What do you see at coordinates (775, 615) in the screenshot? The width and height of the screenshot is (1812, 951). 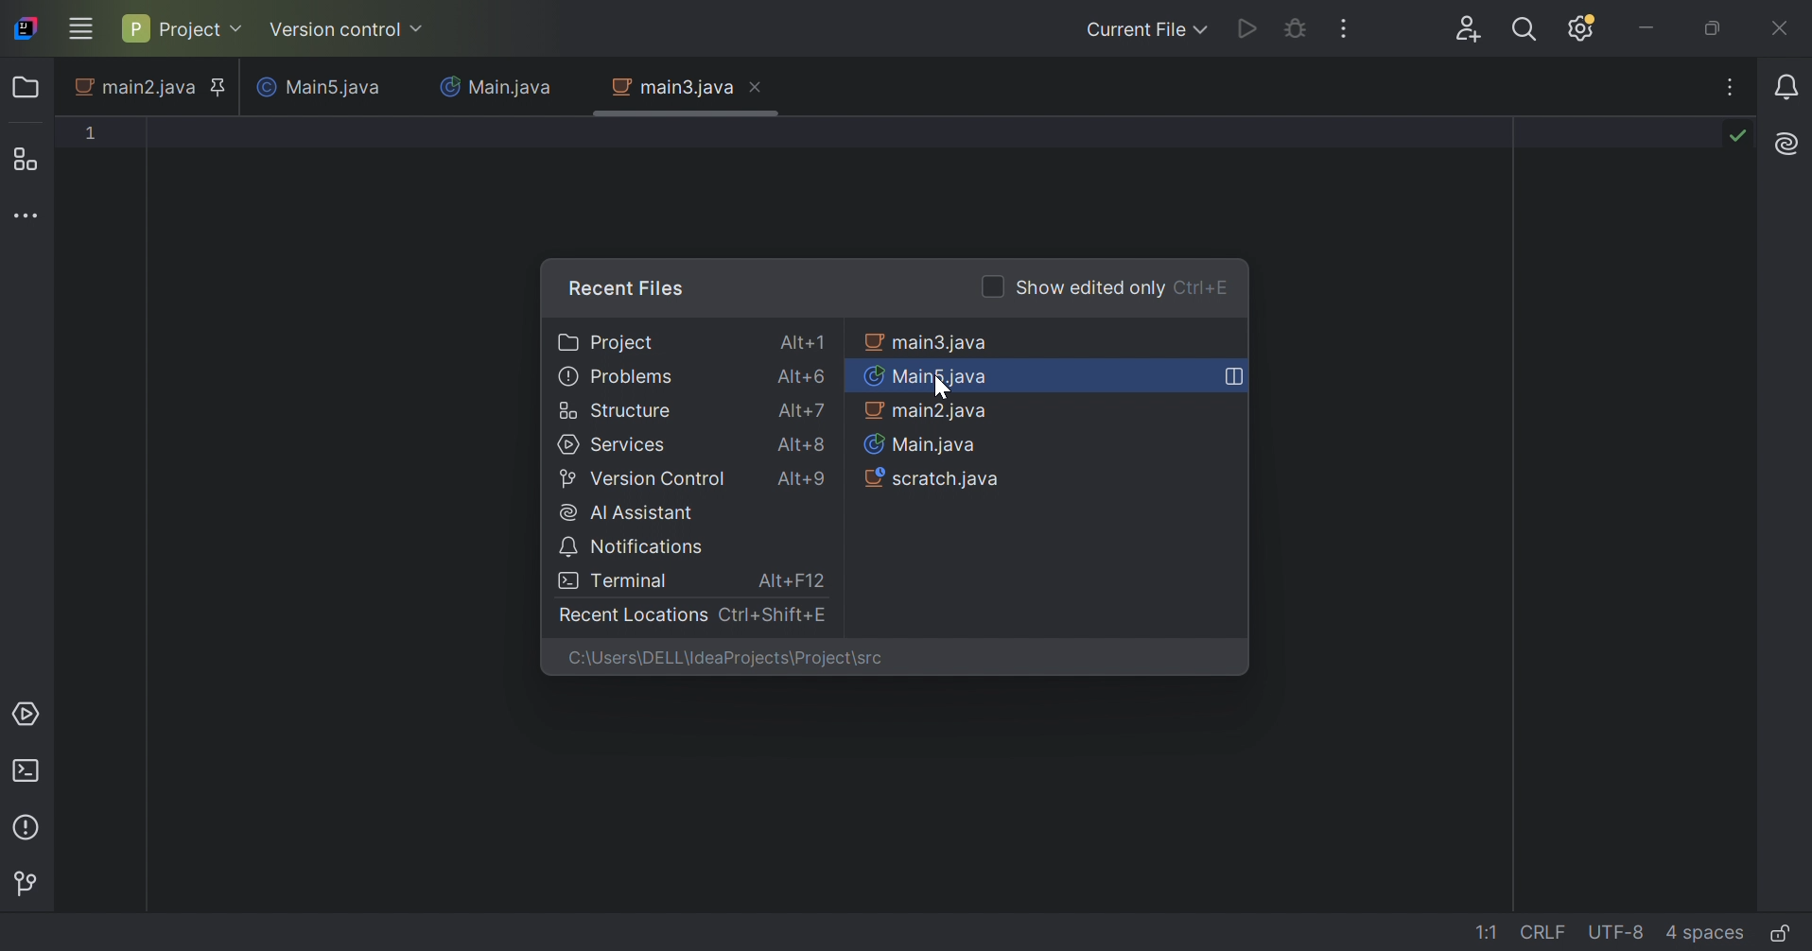 I see `Ctrl+Shift+E` at bounding box center [775, 615].